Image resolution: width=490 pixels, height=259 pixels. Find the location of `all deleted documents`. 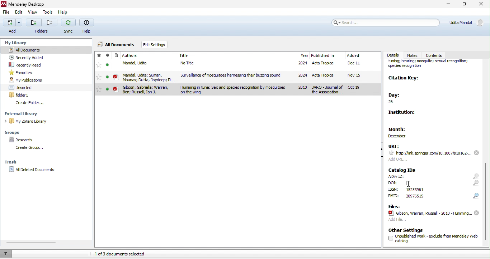

all deleted documents is located at coordinates (34, 170).